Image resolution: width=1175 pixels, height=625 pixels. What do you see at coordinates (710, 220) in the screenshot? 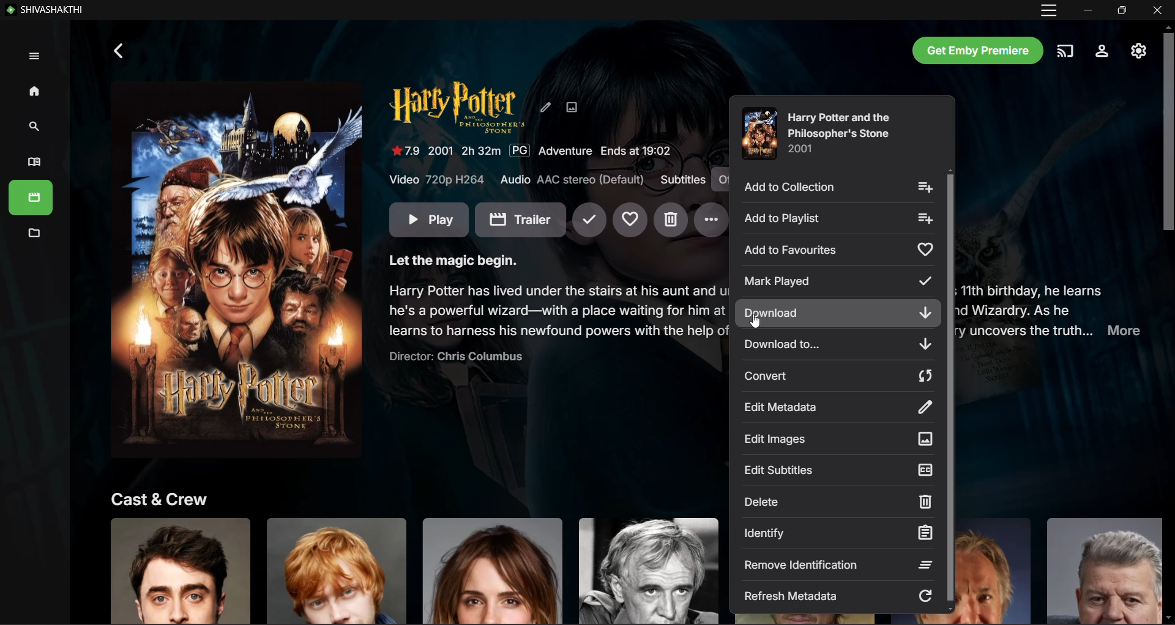
I see `More` at bounding box center [710, 220].